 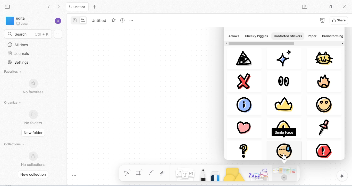 What do you see at coordinates (15, 144) in the screenshot?
I see `collections` at bounding box center [15, 144].